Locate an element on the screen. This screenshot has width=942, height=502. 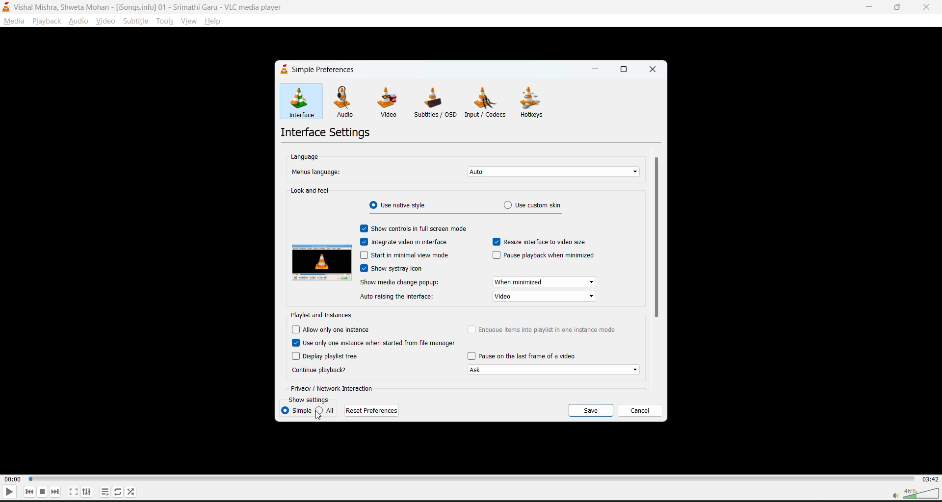
close is located at coordinates (927, 9).